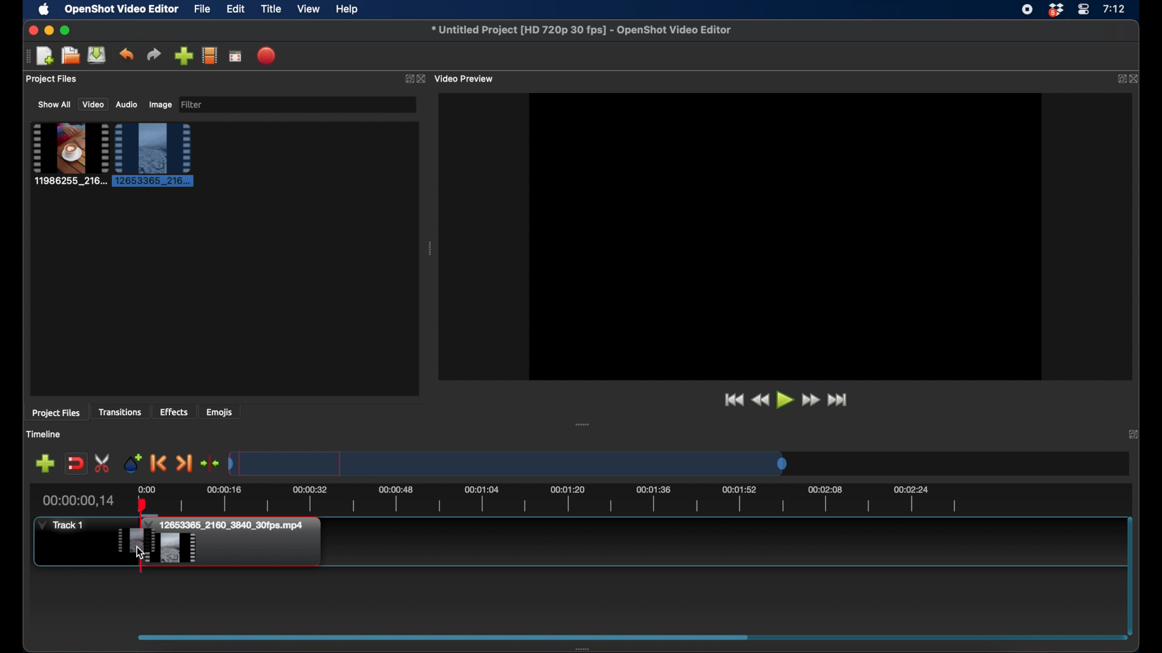 The width and height of the screenshot is (1162, 653). I want to click on show all, so click(53, 104).